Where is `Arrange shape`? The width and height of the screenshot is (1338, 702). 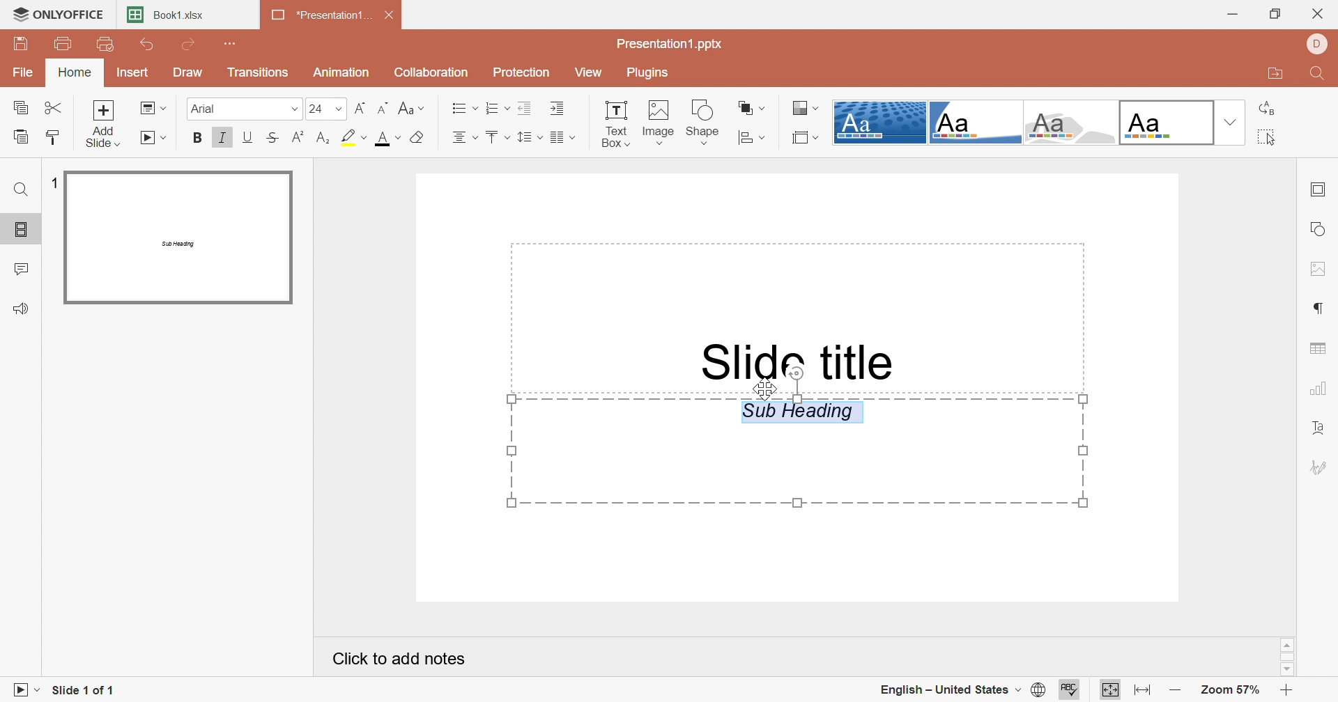
Arrange shape is located at coordinates (748, 107).